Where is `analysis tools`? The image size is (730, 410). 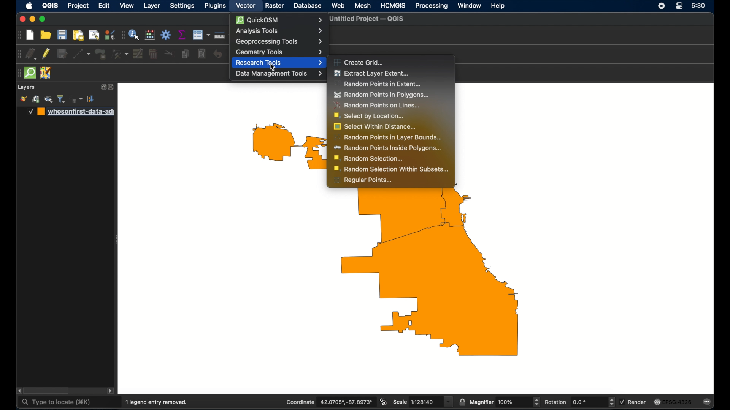
analysis tools is located at coordinates (279, 31).